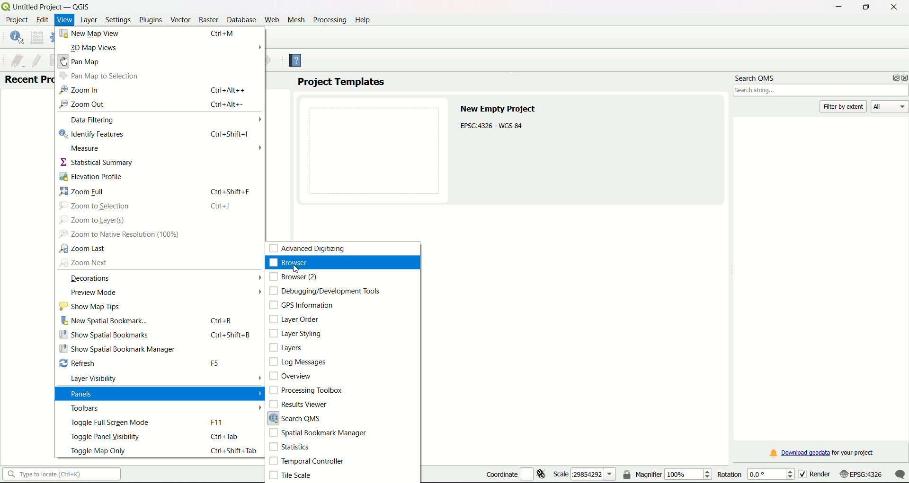 The height and width of the screenshot is (483, 909). What do you see at coordinates (294, 319) in the screenshot?
I see `Layer Order` at bounding box center [294, 319].